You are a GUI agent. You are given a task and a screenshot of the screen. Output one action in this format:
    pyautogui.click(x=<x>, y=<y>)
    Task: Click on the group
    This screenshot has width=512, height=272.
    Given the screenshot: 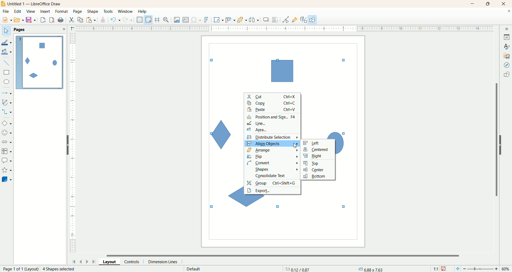 What is the action you would take?
    pyautogui.click(x=272, y=183)
    